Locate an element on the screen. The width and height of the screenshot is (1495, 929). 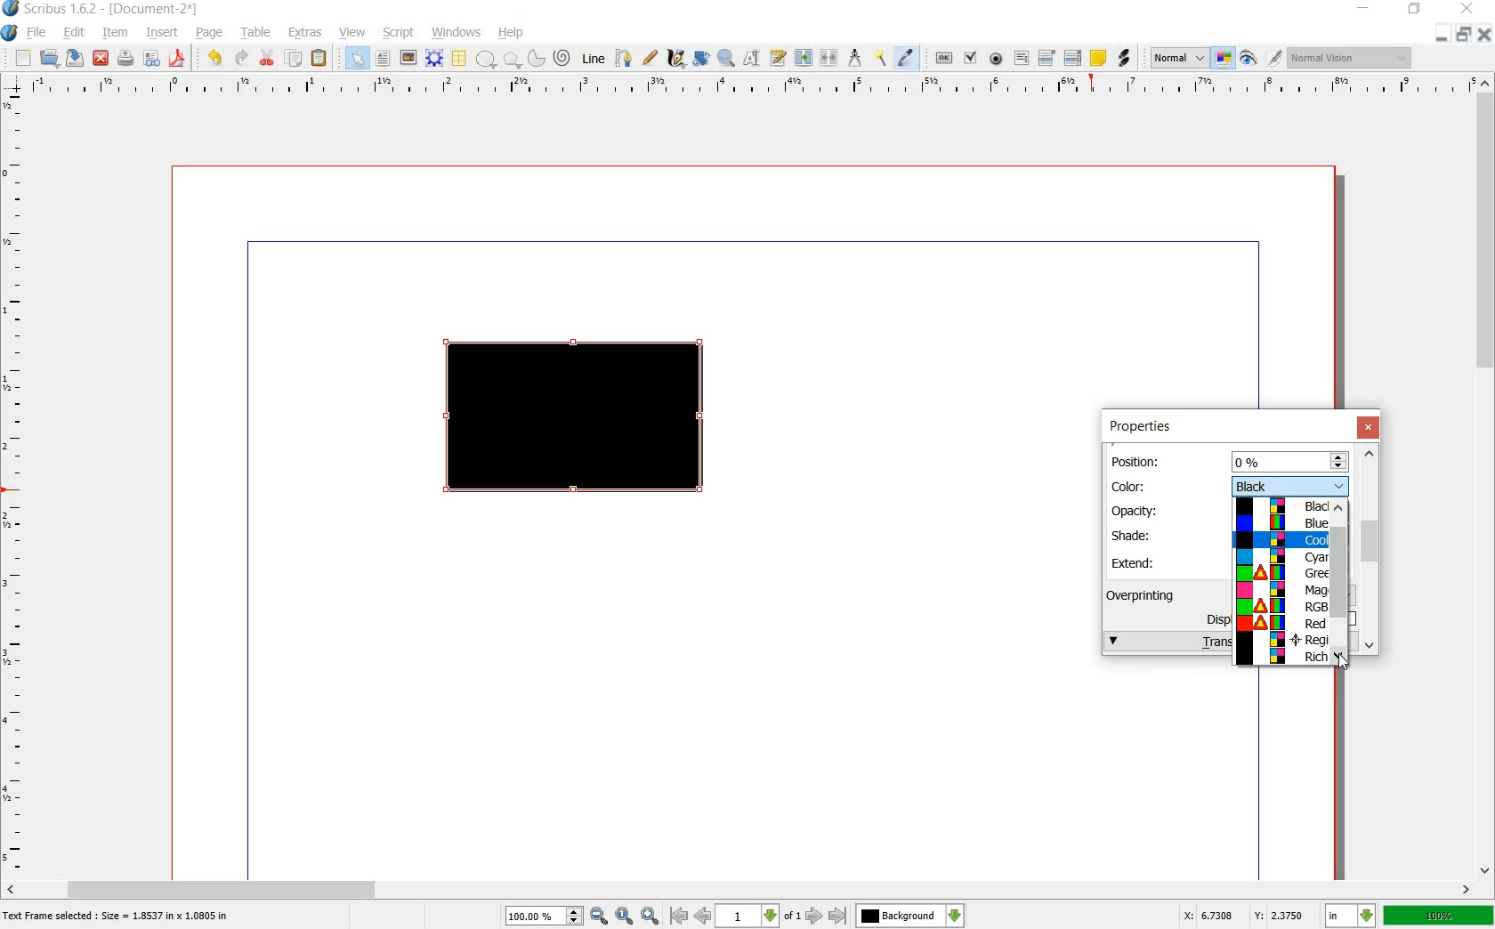
restore is located at coordinates (1463, 36).